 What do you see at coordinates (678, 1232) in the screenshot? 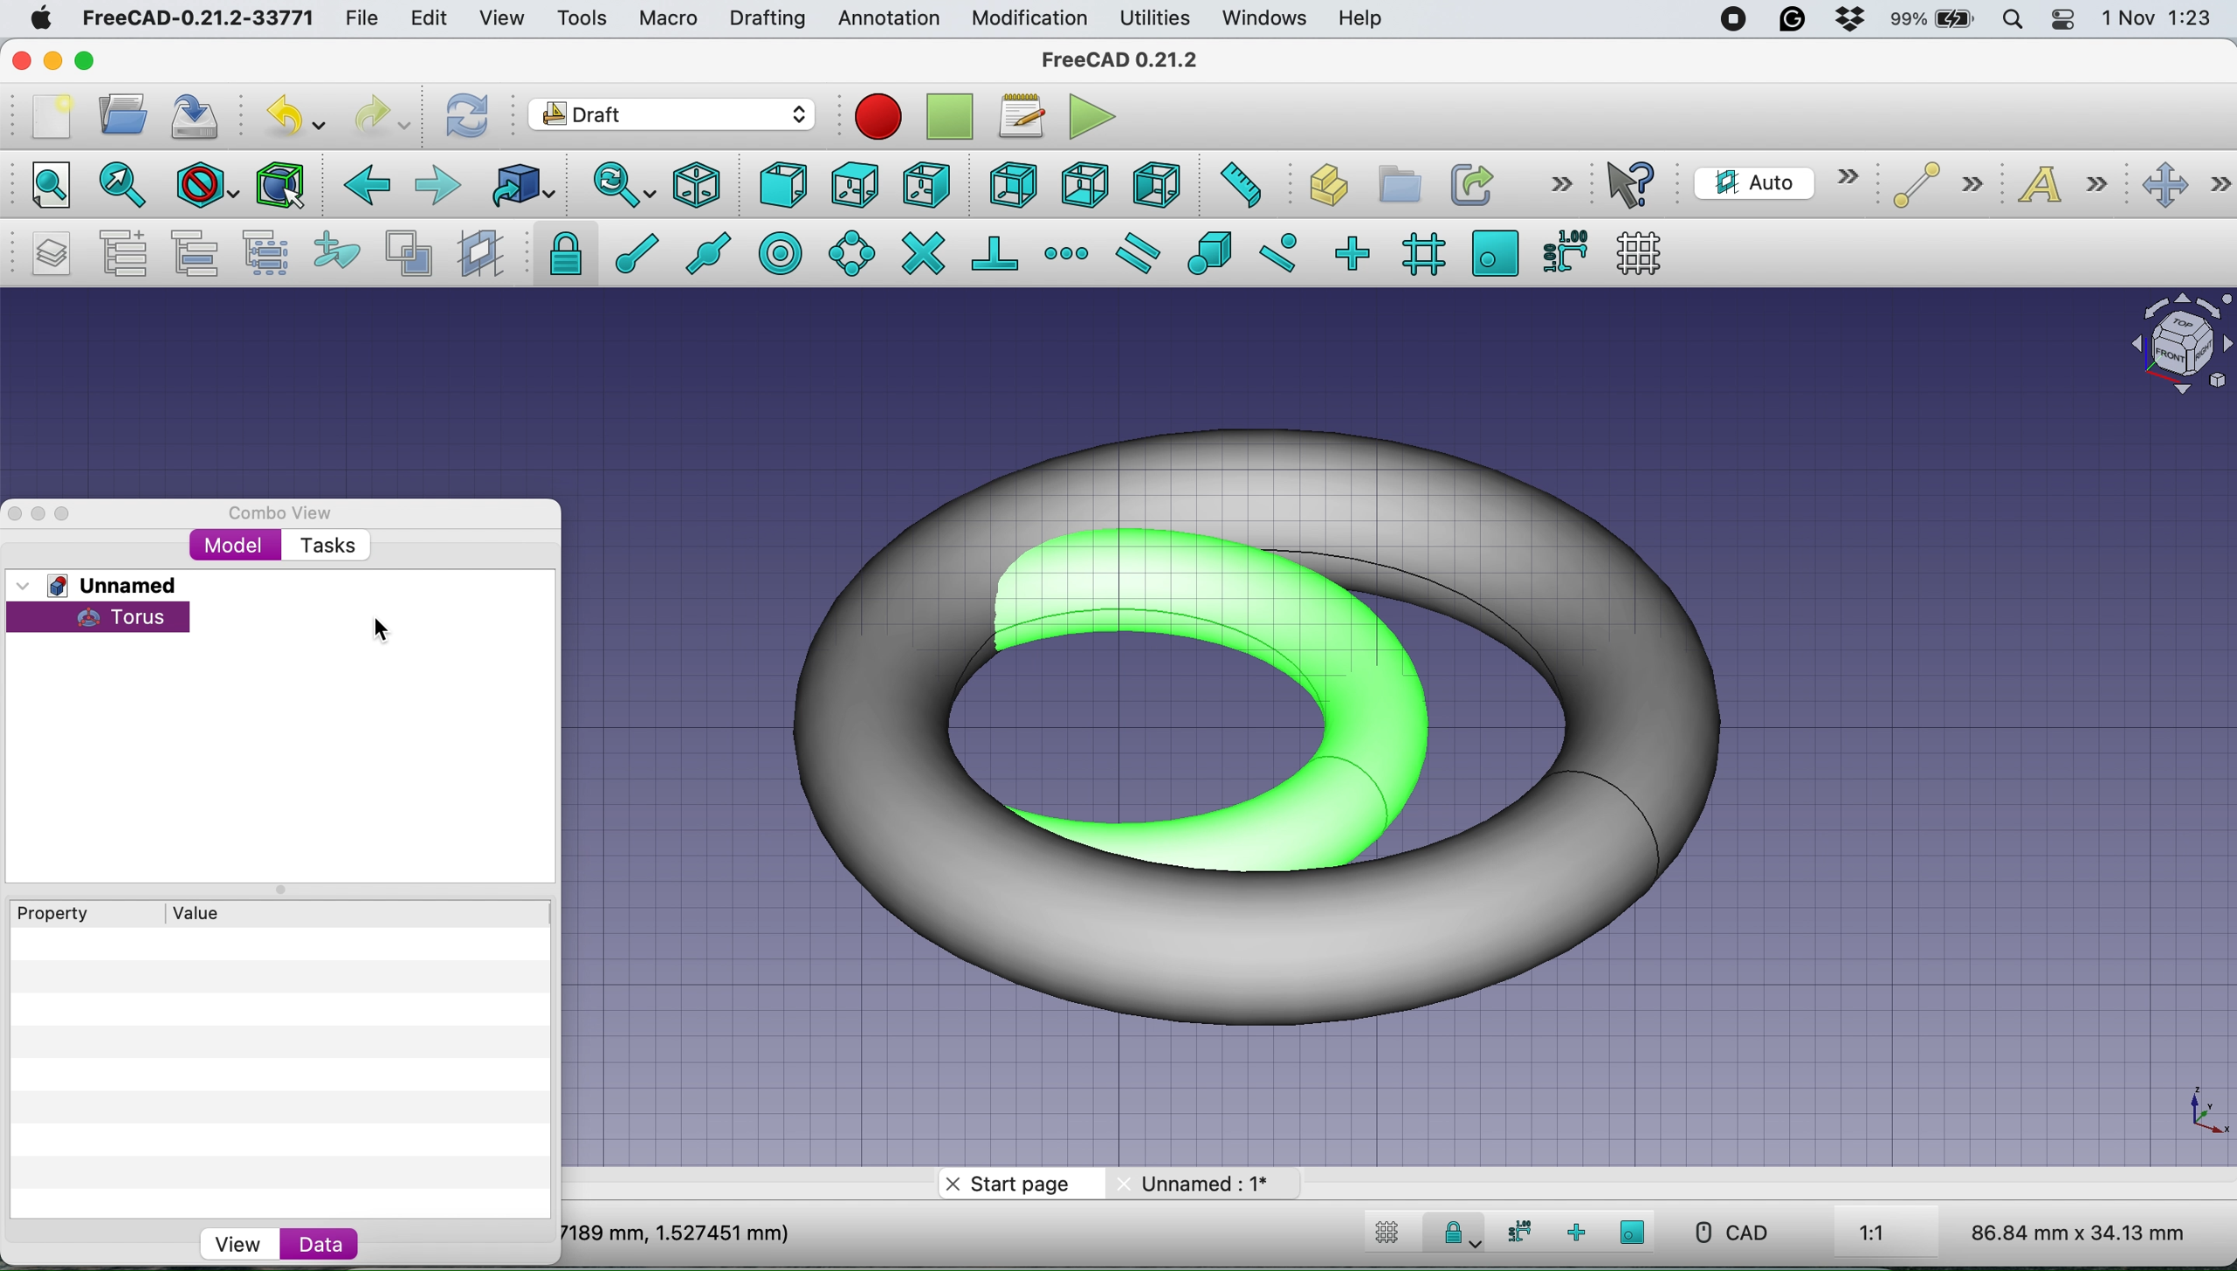
I see `7189 mm, 1.527451 mm)` at bounding box center [678, 1232].